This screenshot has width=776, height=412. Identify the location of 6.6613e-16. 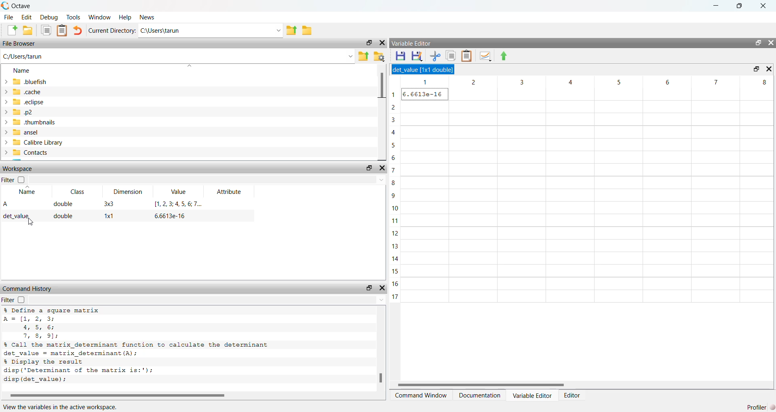
(168, 217).